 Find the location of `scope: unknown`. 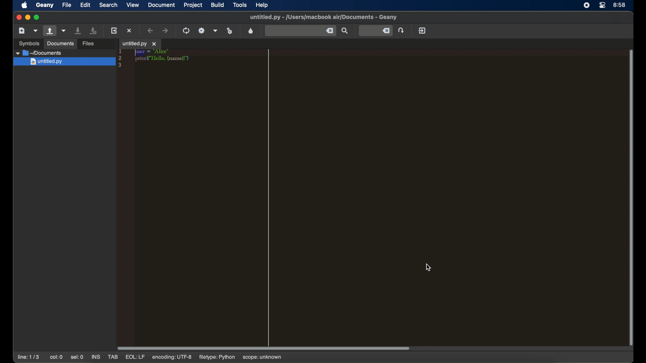

scope: unknown is located at coordinates (262, 357).